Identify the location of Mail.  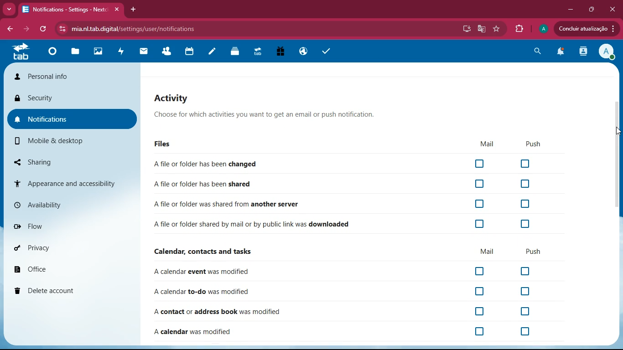
(483, 144).